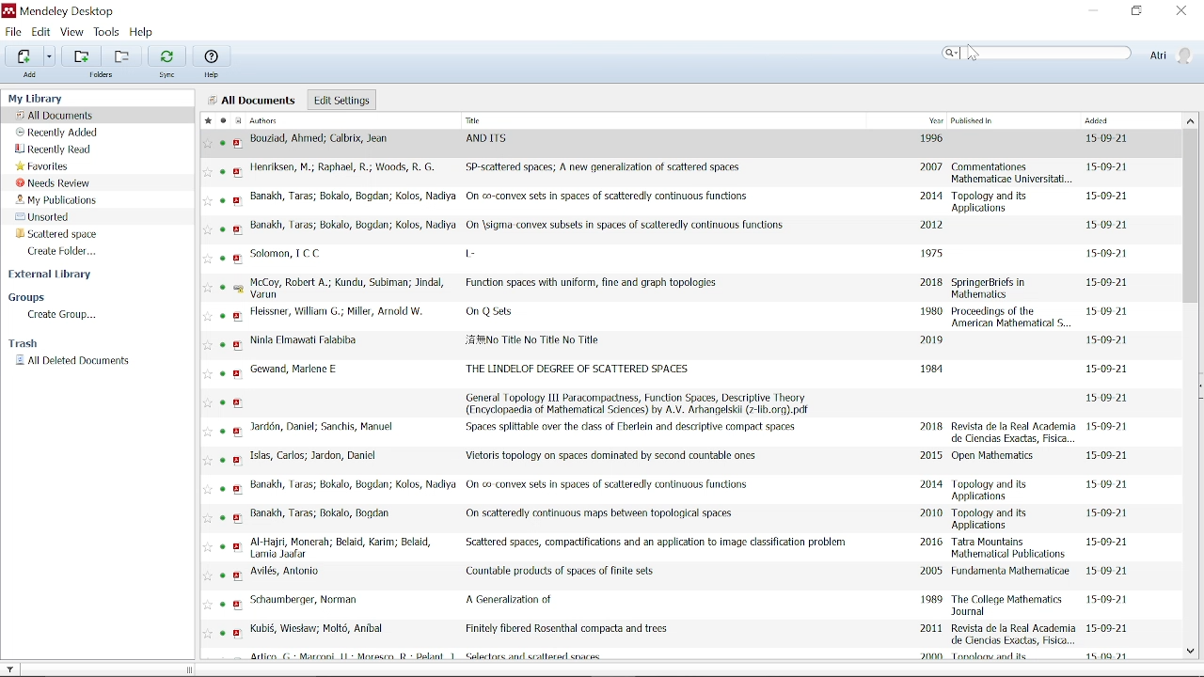  I want to click on Atri, so click(1171, 54).